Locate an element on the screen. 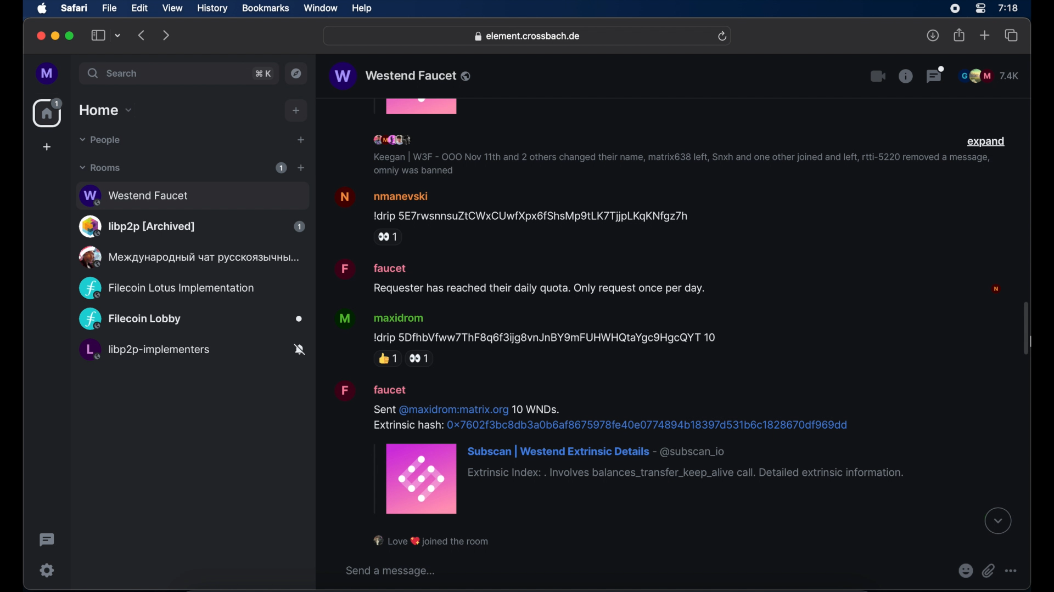  attach file is located at coordinates (989, 571).